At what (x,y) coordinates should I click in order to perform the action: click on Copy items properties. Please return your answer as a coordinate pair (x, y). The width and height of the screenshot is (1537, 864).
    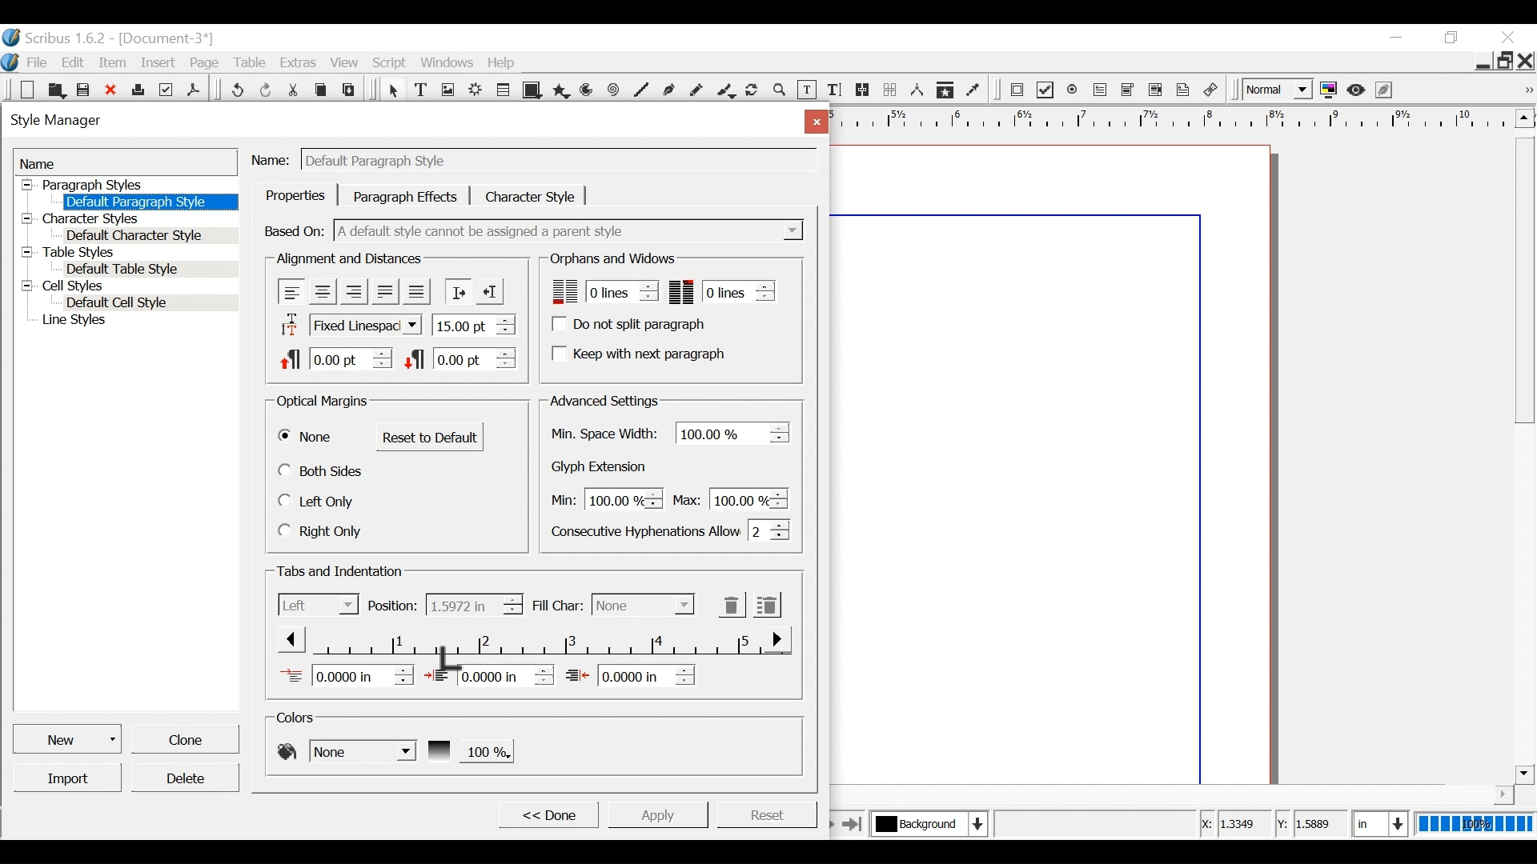
    Looking at the image, I should click on (945, 90).